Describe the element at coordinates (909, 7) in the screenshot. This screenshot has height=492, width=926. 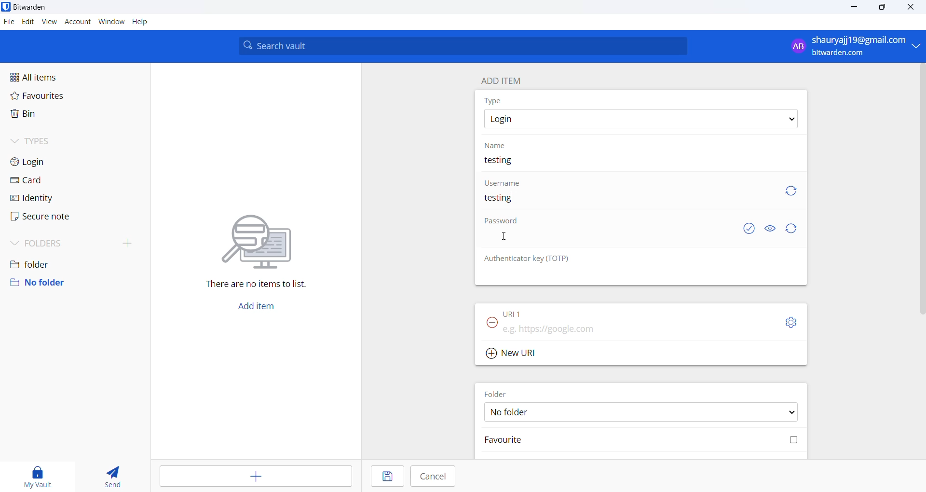
I see `close` at that location.